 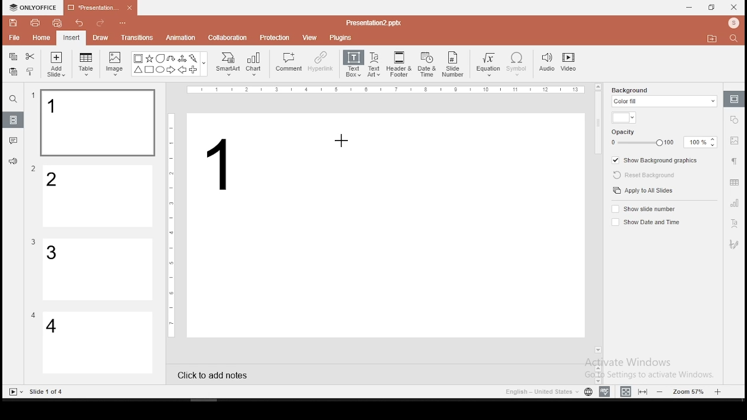 What do you see at coordinates (226, 169) in the screenshot?
I see `text` at bounding box center [226, 169].